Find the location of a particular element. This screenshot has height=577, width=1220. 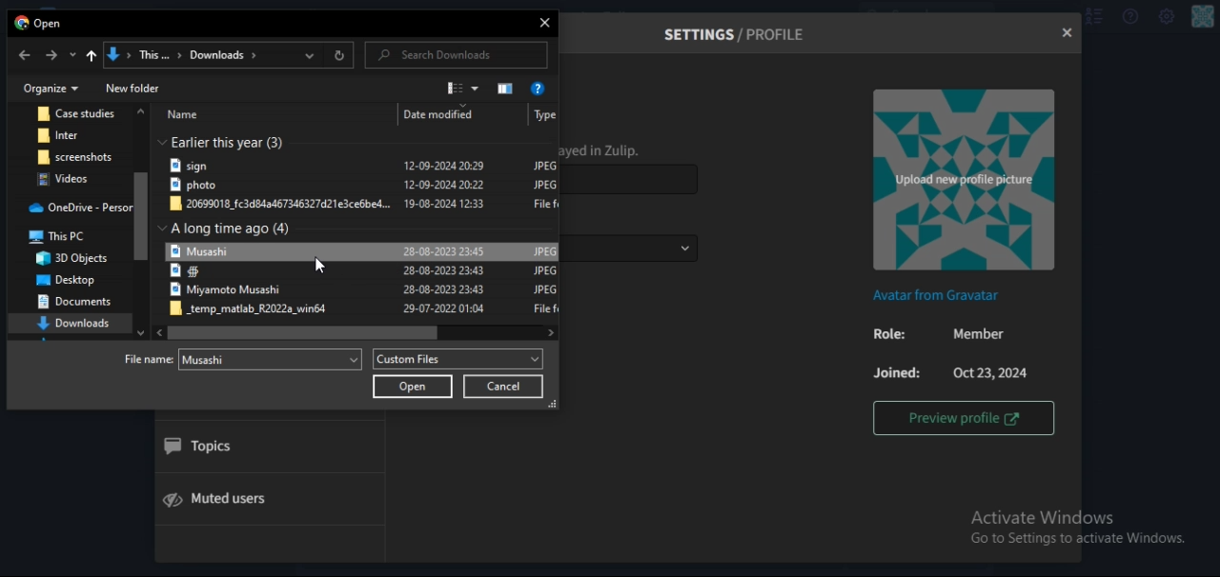

help is located at coordinates (1128, 17).